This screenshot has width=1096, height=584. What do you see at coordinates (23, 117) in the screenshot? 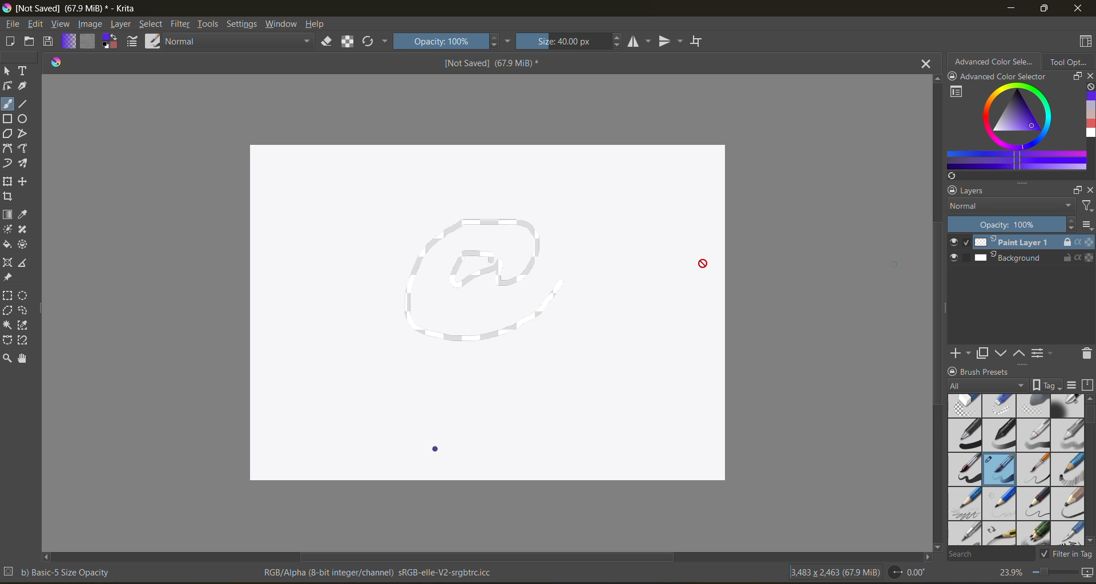
I see `ellipse` at bounding box center [23, 117].